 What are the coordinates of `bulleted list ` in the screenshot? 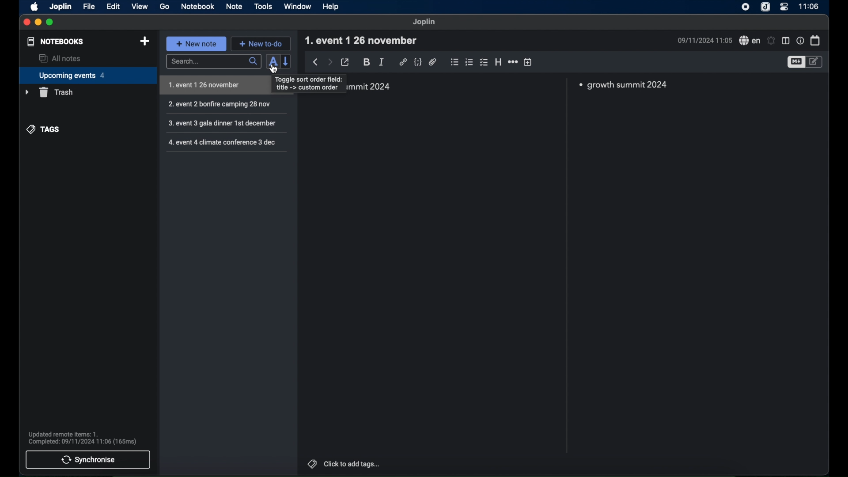 It's located at (454, 63).